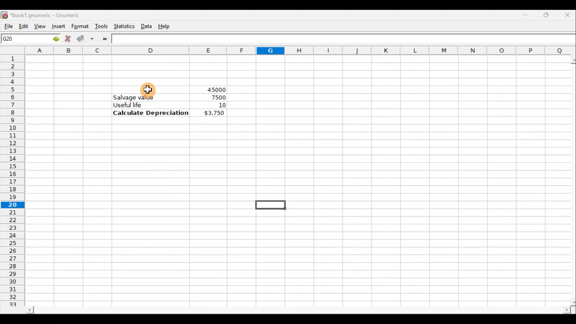  What do you see at coordinates (146, 26) in the screenshot?
I see `Data` at bounding box center [146, 26].